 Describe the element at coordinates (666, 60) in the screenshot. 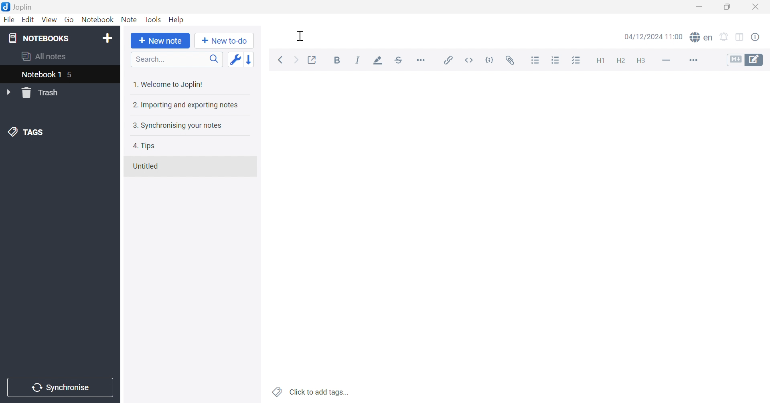

I see `Horizontal line` at that location.